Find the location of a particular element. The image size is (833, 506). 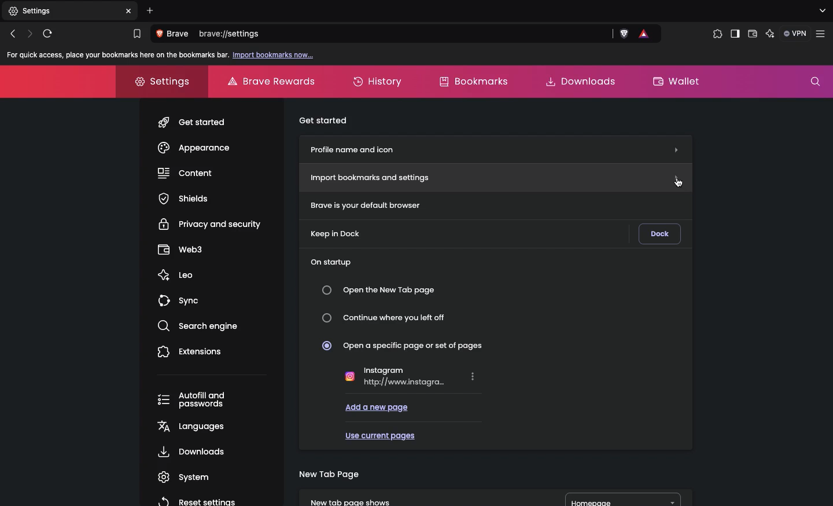

Autofill and passwords is located at coordinates (196, 401).